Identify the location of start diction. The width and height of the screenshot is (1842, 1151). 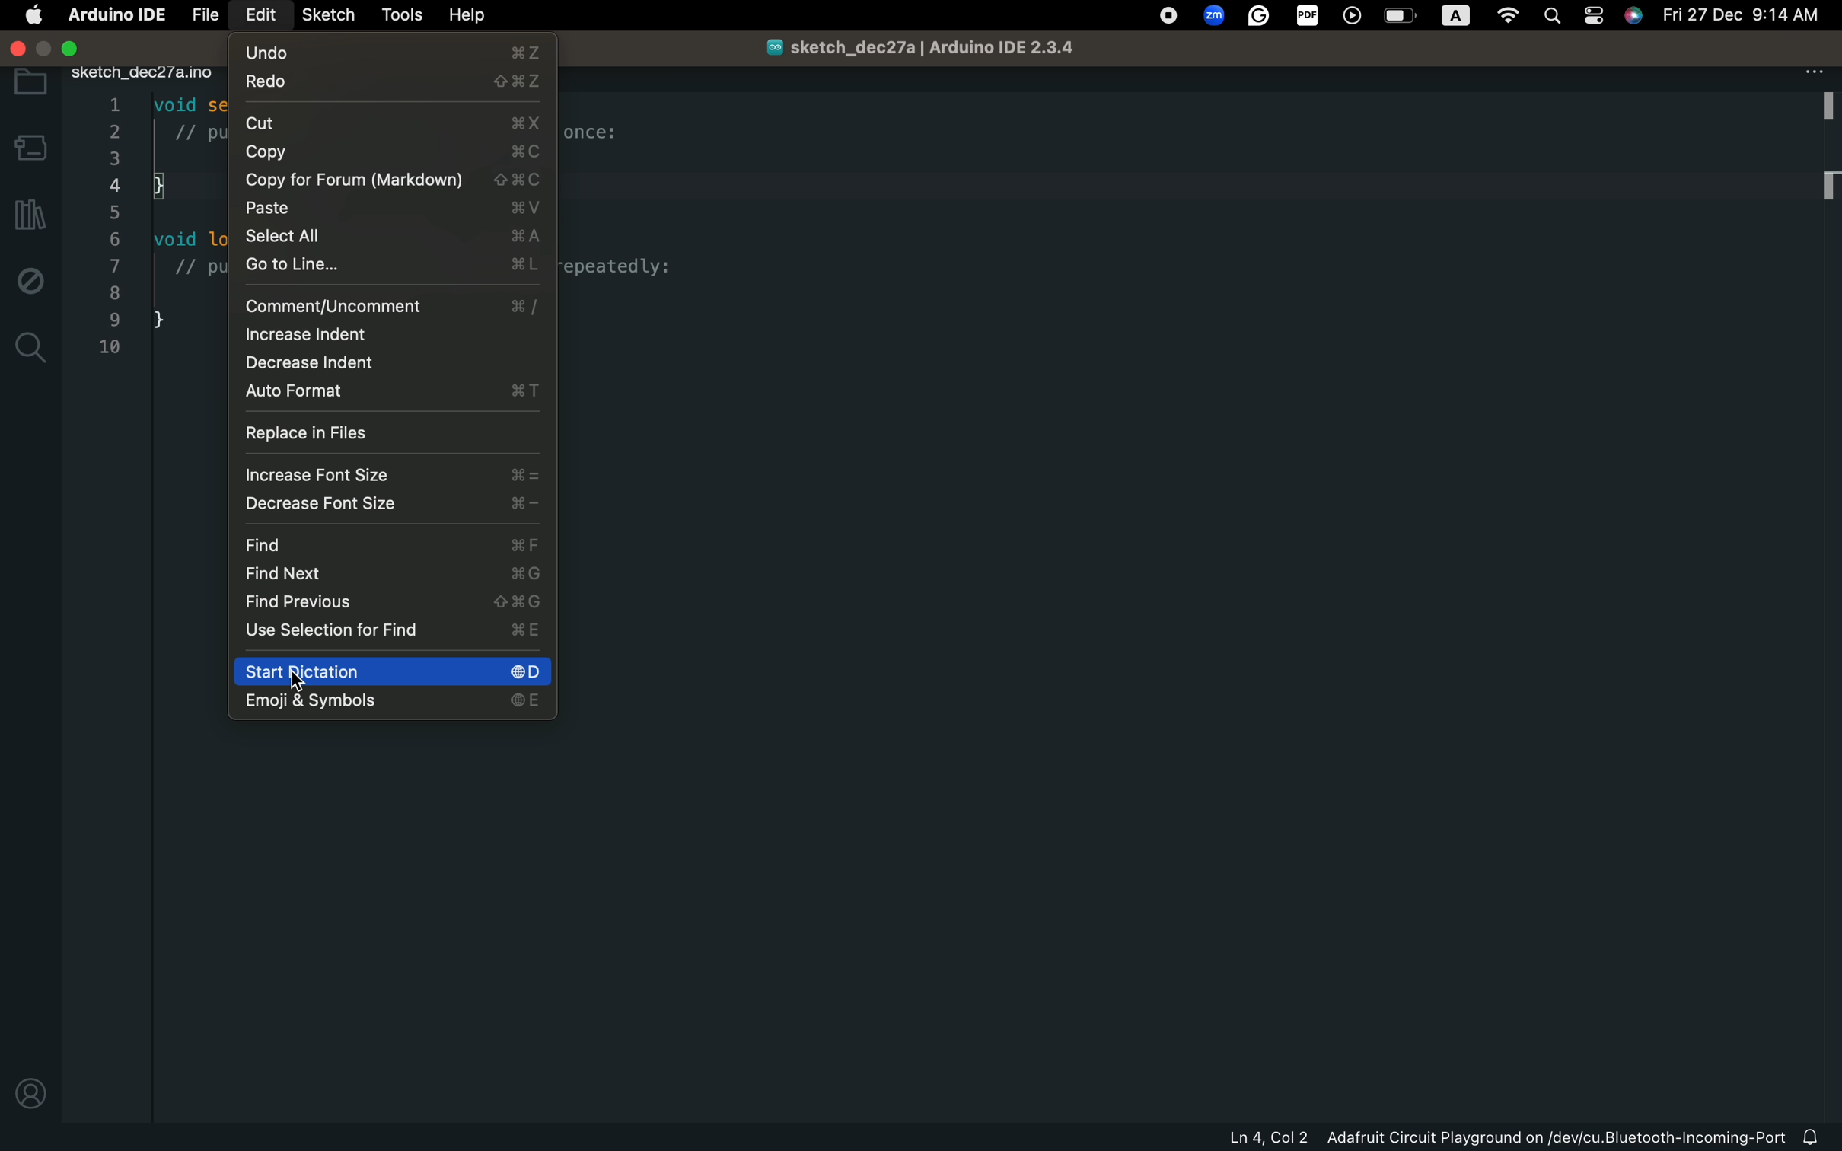
(394, 669).